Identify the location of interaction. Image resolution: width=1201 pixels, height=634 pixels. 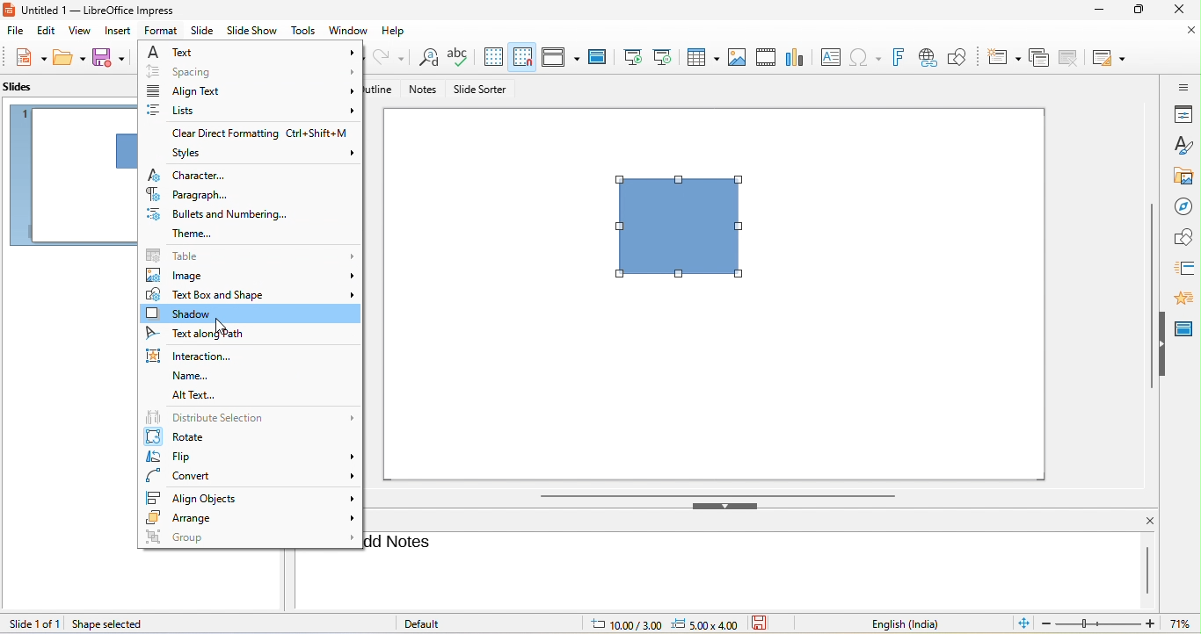
(199, 355).